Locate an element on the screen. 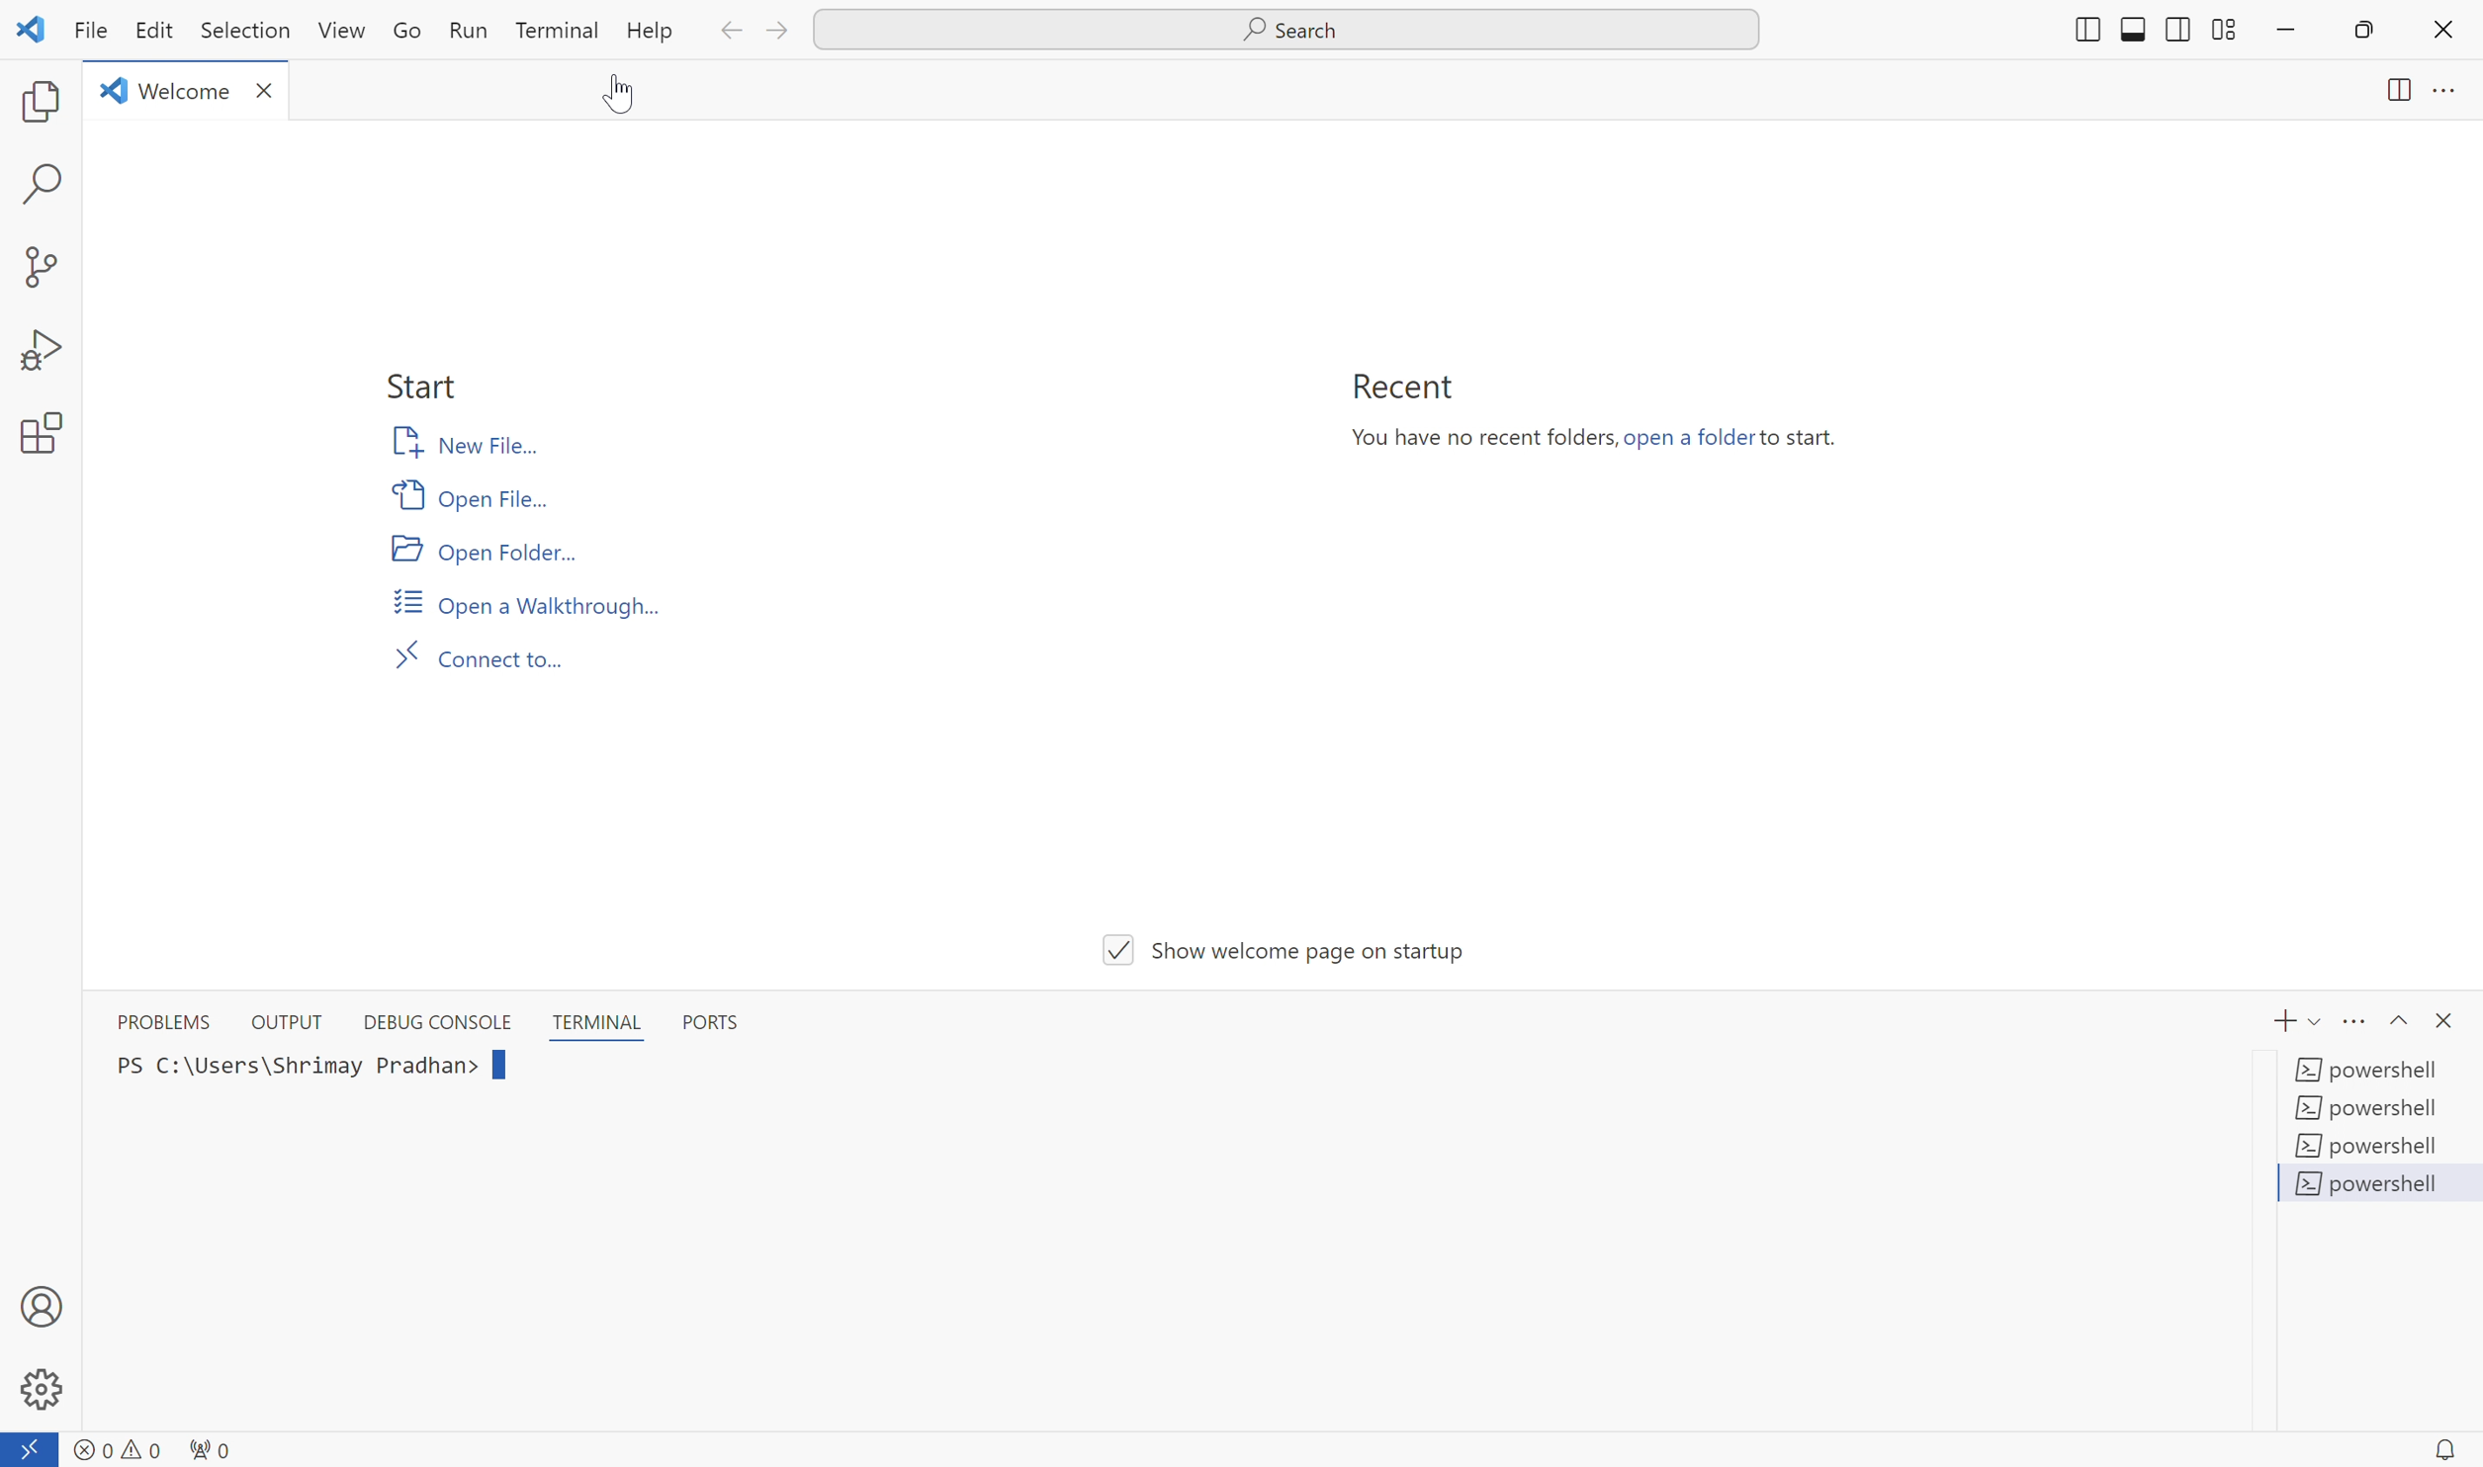  Account is located at coordinates (41, 1305).